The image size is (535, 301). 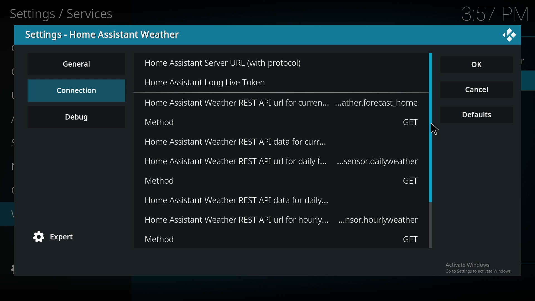 What do you see at coordinates (430, 195) in the screenshot?
I see `scroll bar` at bounding box center [430, 195].